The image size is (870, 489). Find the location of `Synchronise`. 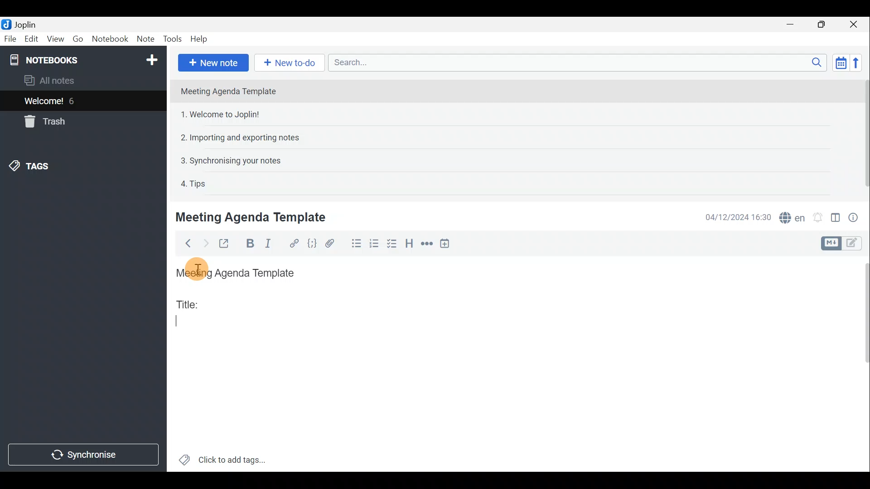

Synchronise is located at coordinates (83, 455).